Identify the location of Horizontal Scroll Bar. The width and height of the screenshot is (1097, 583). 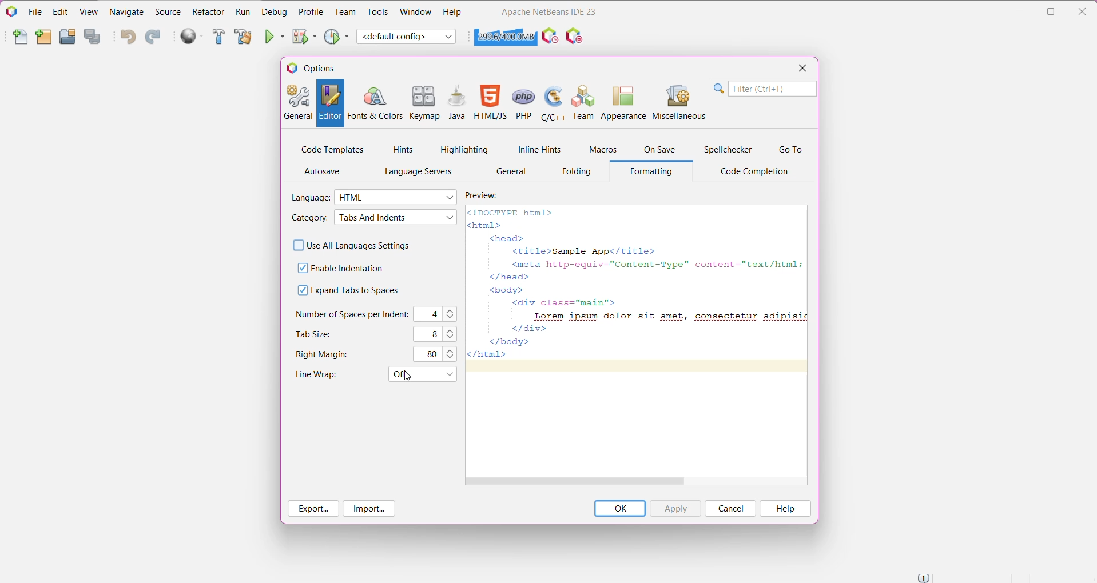
(636, 481).